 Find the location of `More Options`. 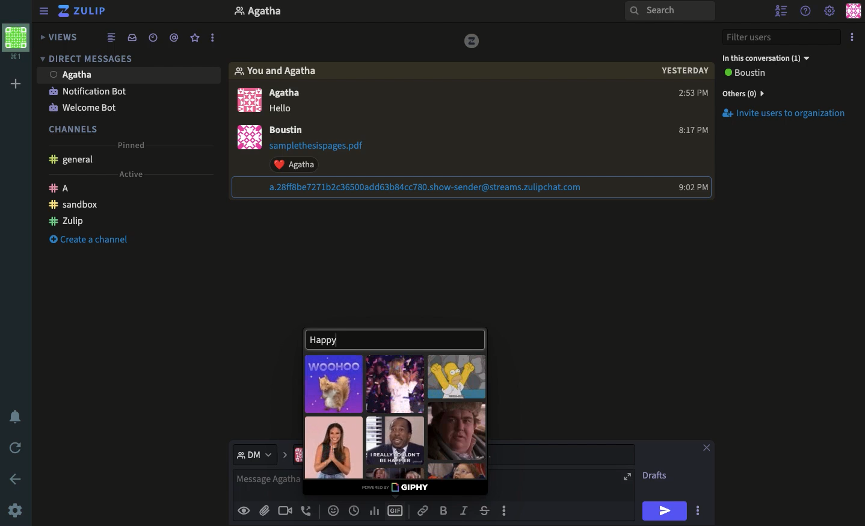

More Options is located at coordinates (702, 510).